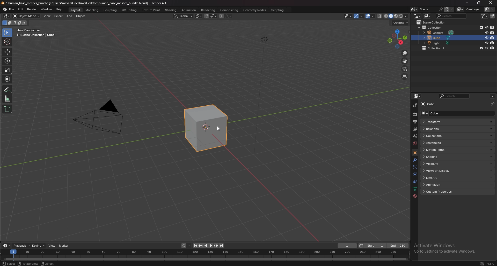 The height and width of the screenshot is (266, 497). I want to click on hide in viewport, so click(486, 43).